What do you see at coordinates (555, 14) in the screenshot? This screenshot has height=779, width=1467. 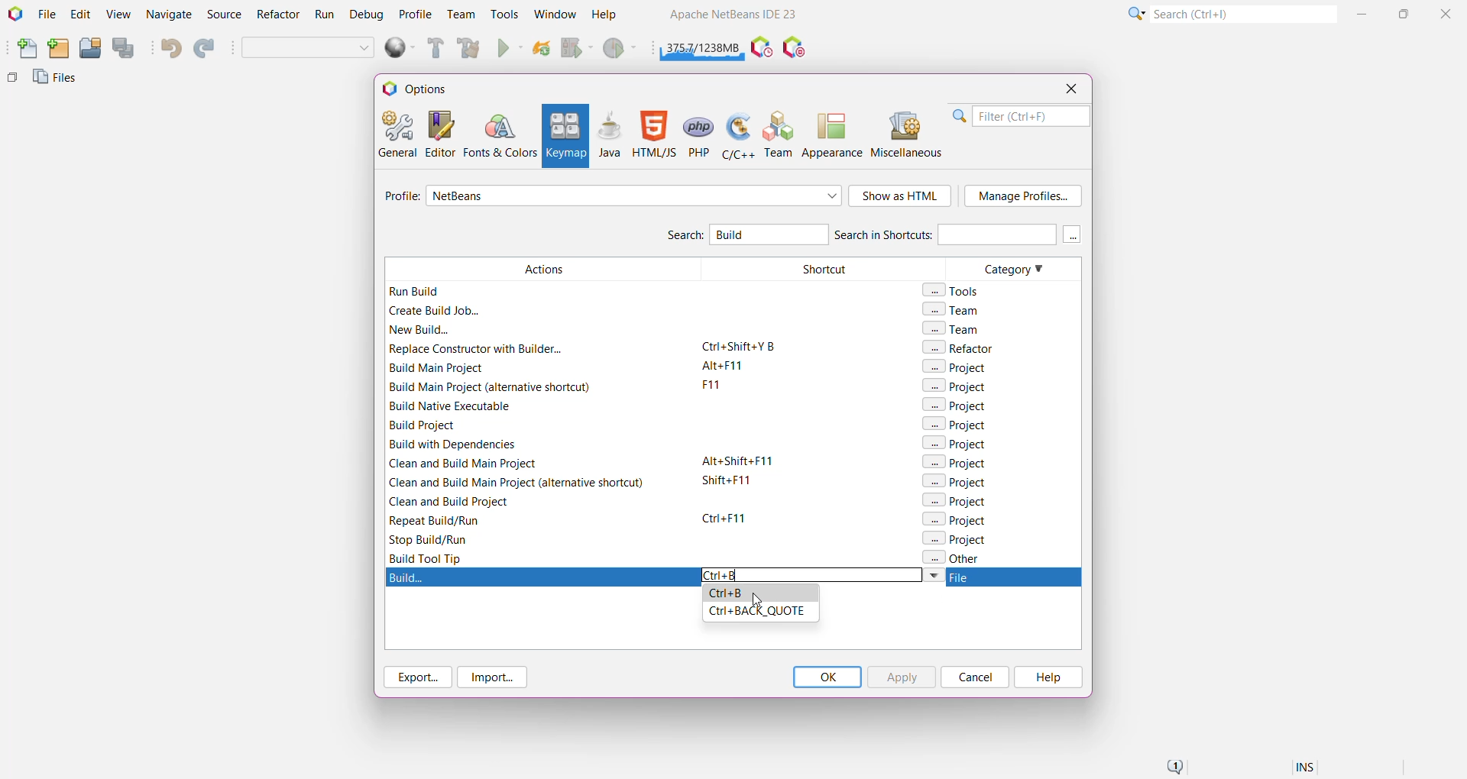 I see `Window` at bounding box center [555, 14].